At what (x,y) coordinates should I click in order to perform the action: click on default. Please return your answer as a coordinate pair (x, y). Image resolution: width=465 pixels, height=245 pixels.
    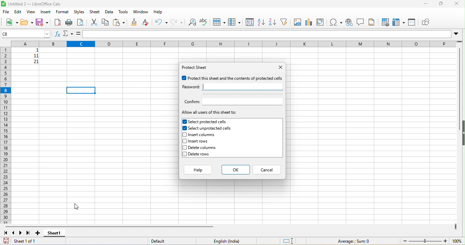
    Looking at the image, I should click on (163, 241).